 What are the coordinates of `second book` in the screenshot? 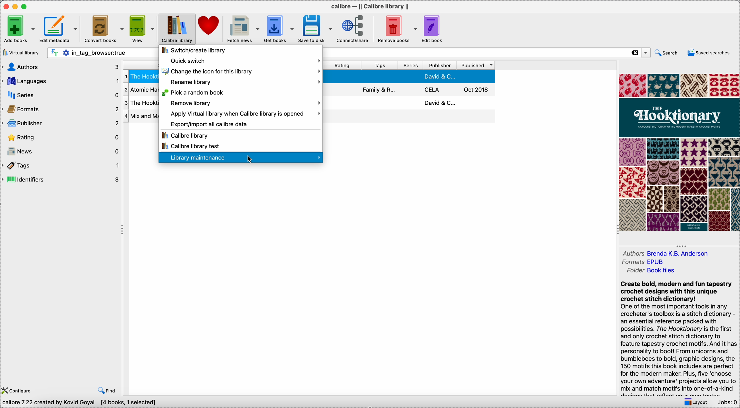 It's located at (413, 90).